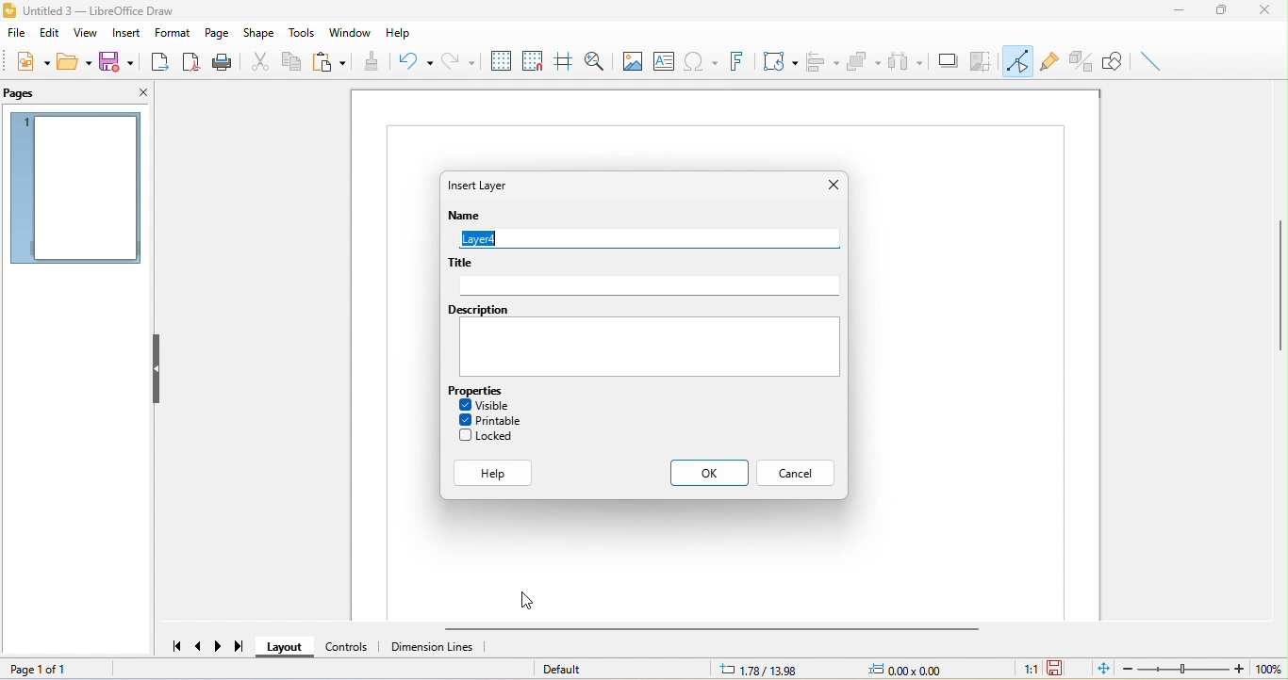 The height and width of the screenshot is (680, 1288). I want to click on control, so click(348, 647).